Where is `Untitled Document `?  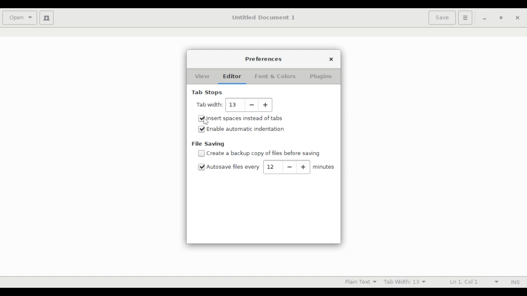
Untitled Document  is located at coordinates (266, 18).